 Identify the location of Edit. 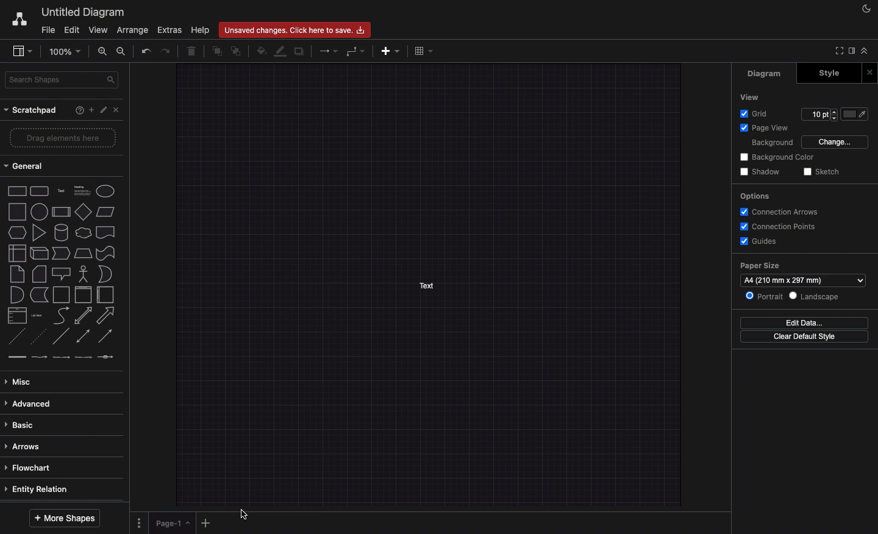
(104, 109).